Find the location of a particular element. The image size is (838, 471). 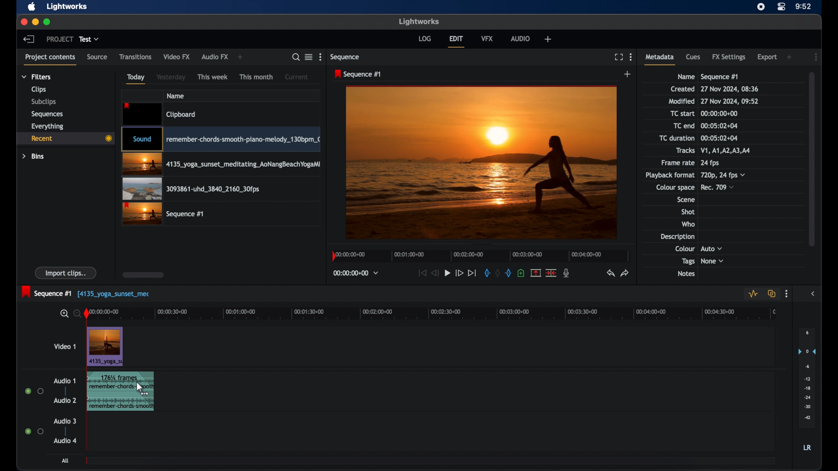

clips is located at coordinates (39, 89).